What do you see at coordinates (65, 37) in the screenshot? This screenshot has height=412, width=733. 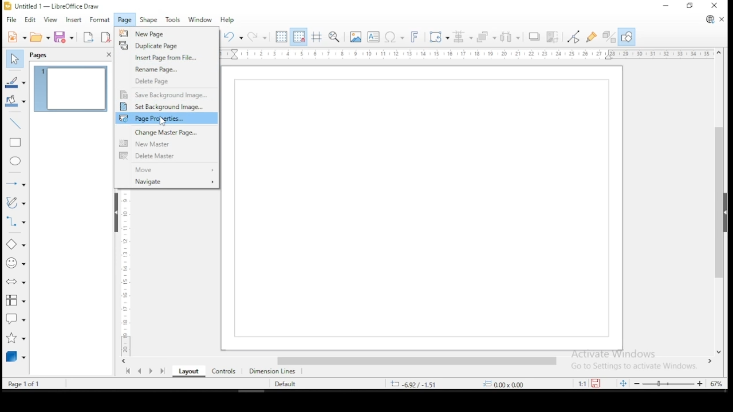 I see `save` at bounding box center [65, 37].